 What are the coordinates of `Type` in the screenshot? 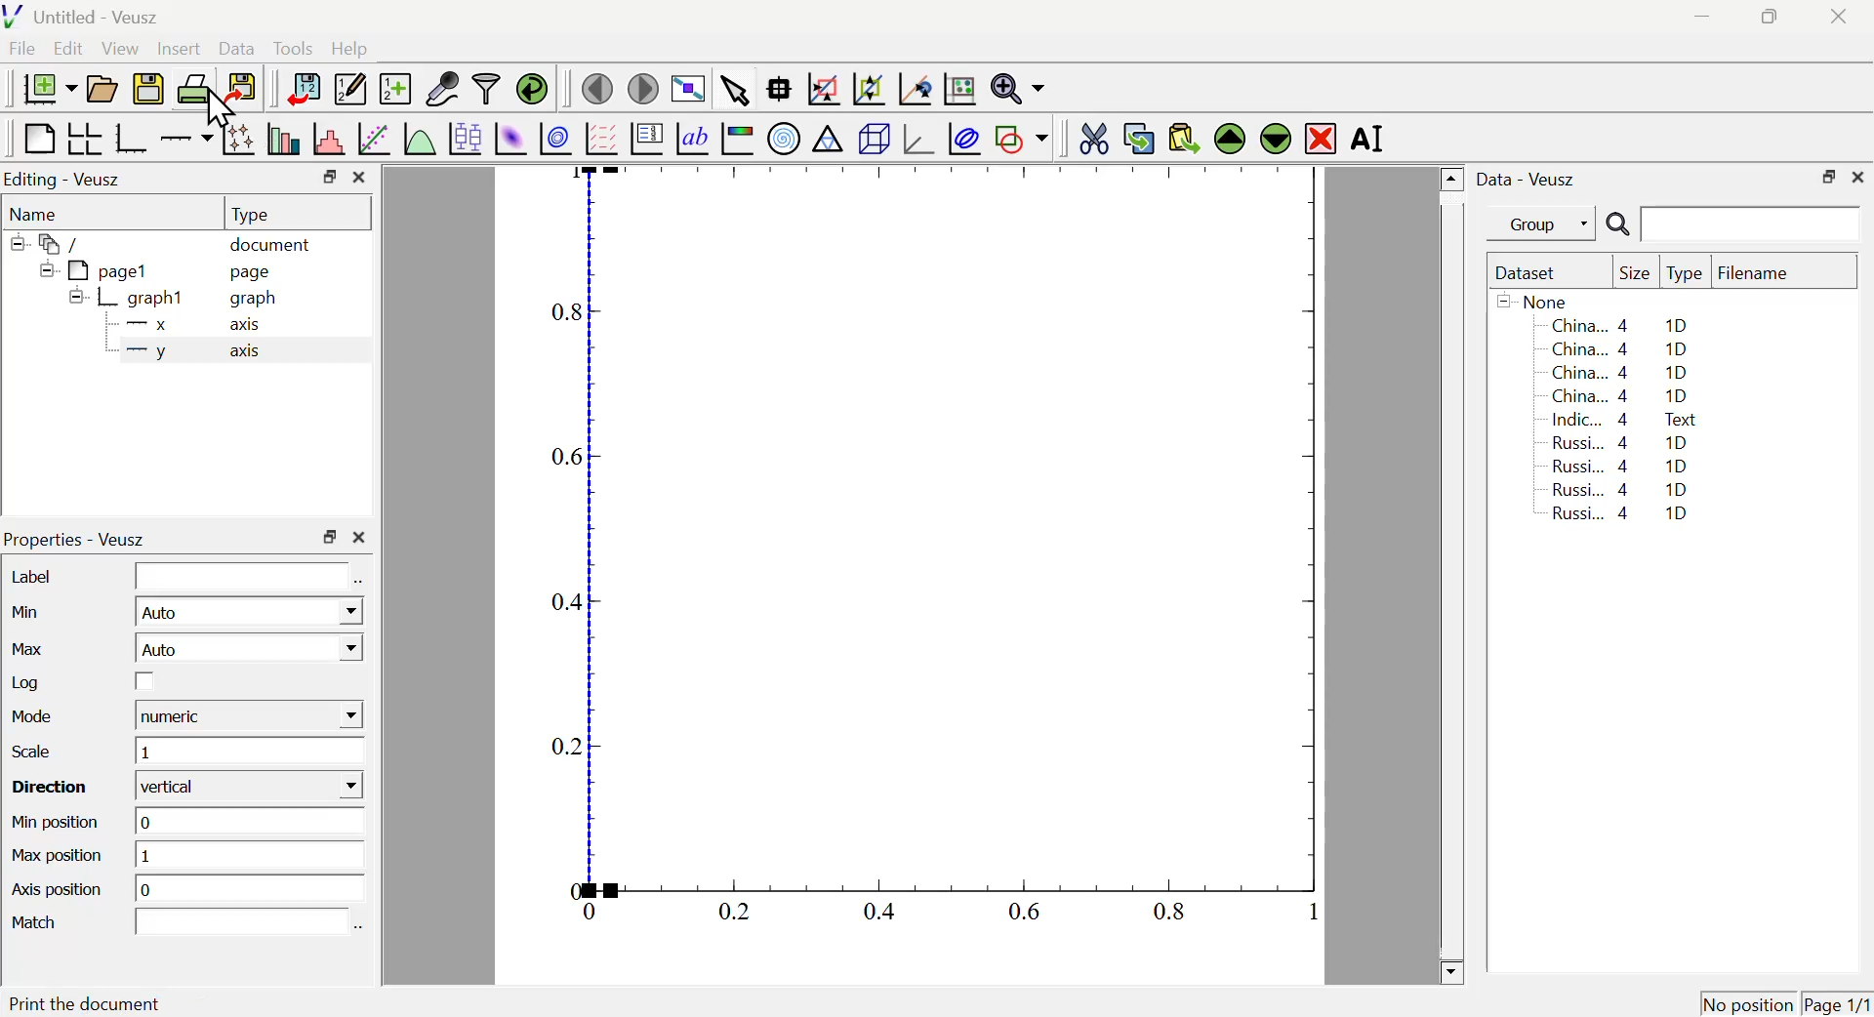 It's located at (1685, 274).